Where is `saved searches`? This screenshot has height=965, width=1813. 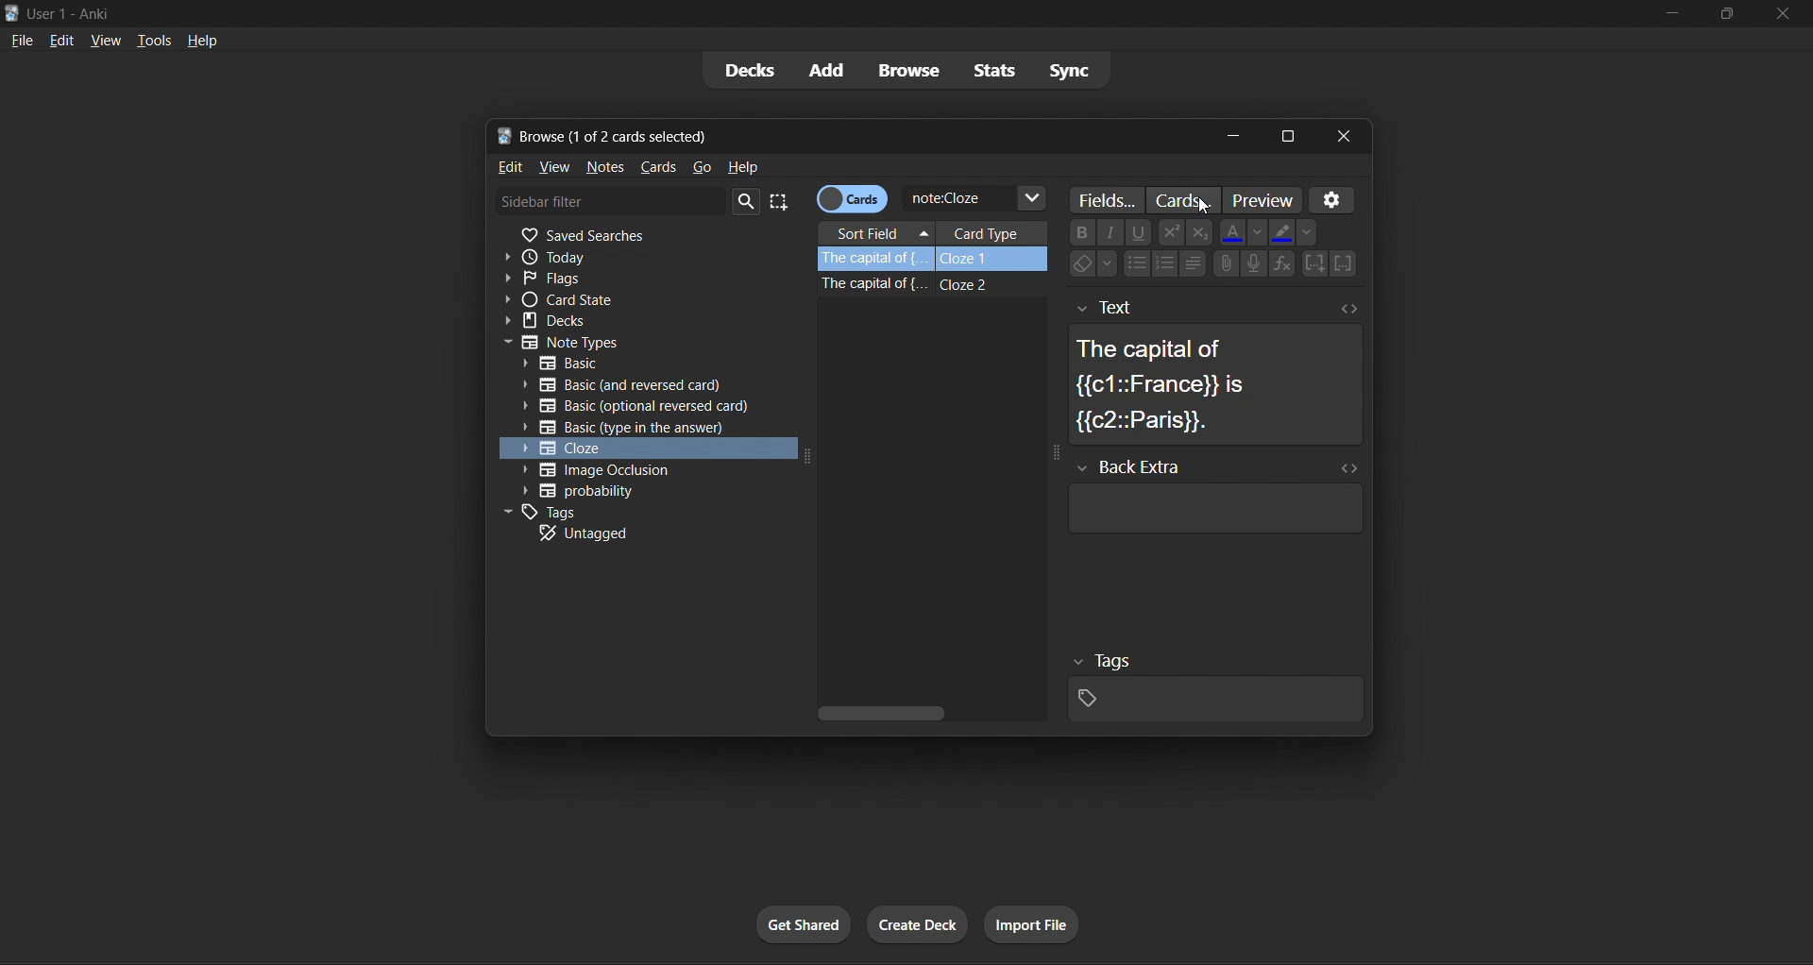
saved searches is located at coordinates (646, 236).